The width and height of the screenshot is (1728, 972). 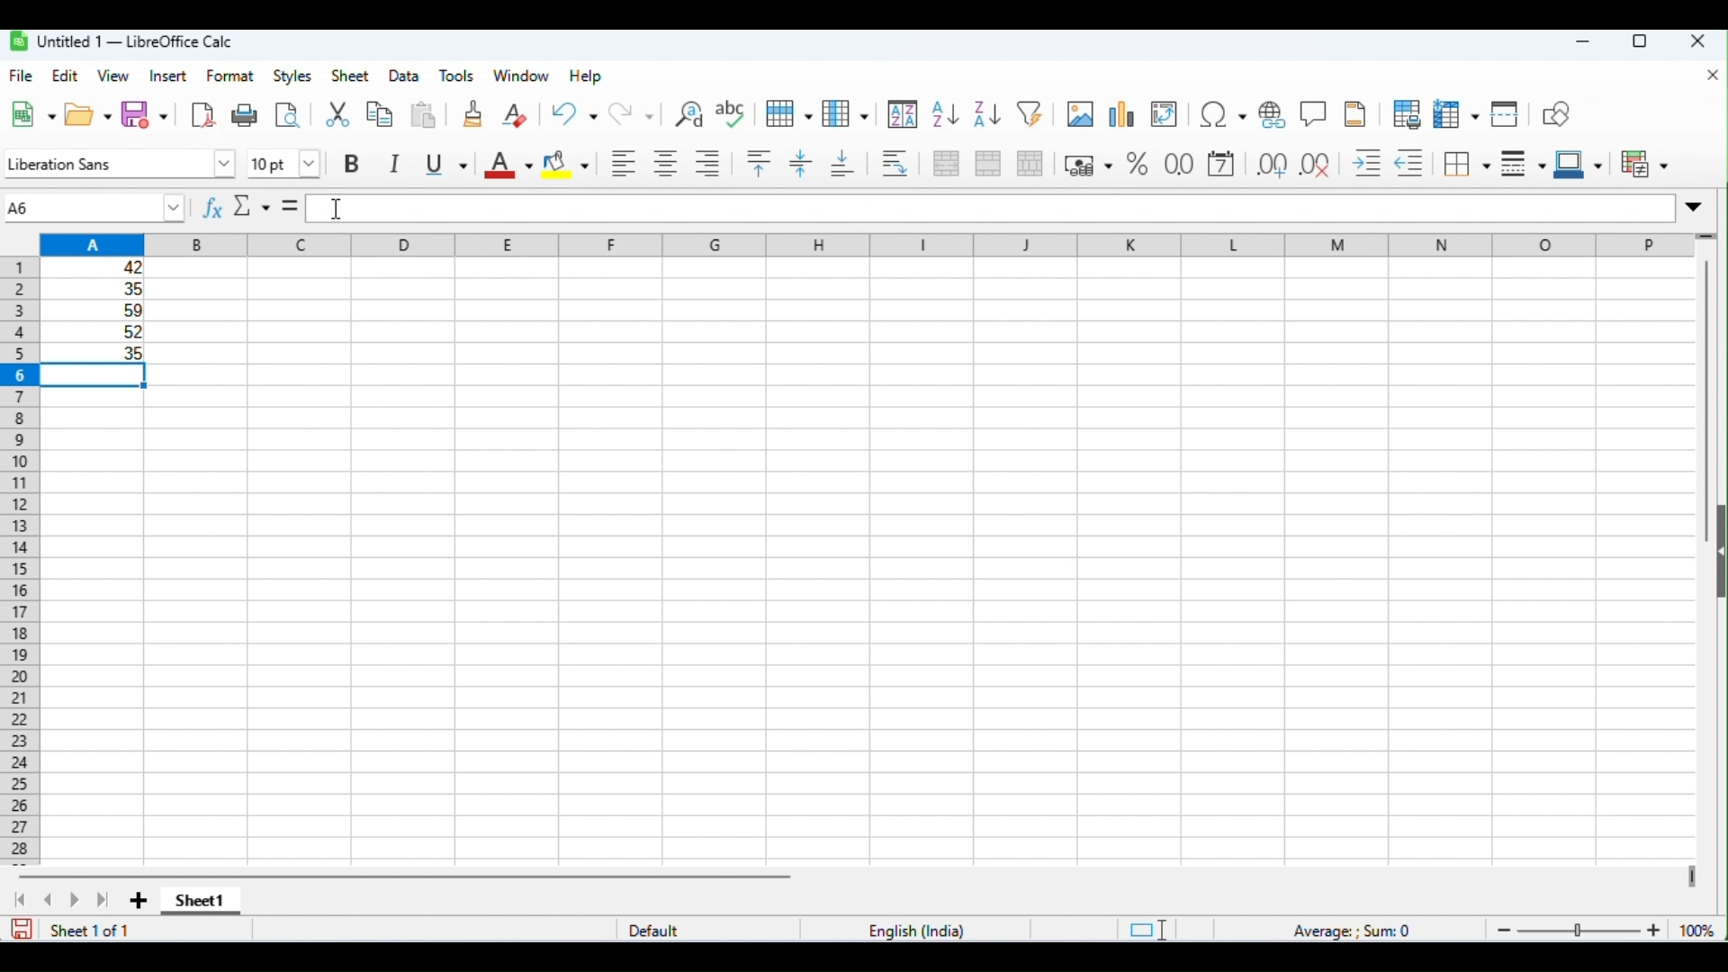 What do you see at coordinates (21, 561) in the screenshot?
I see `row numbers` at bounding box center [21, 561].